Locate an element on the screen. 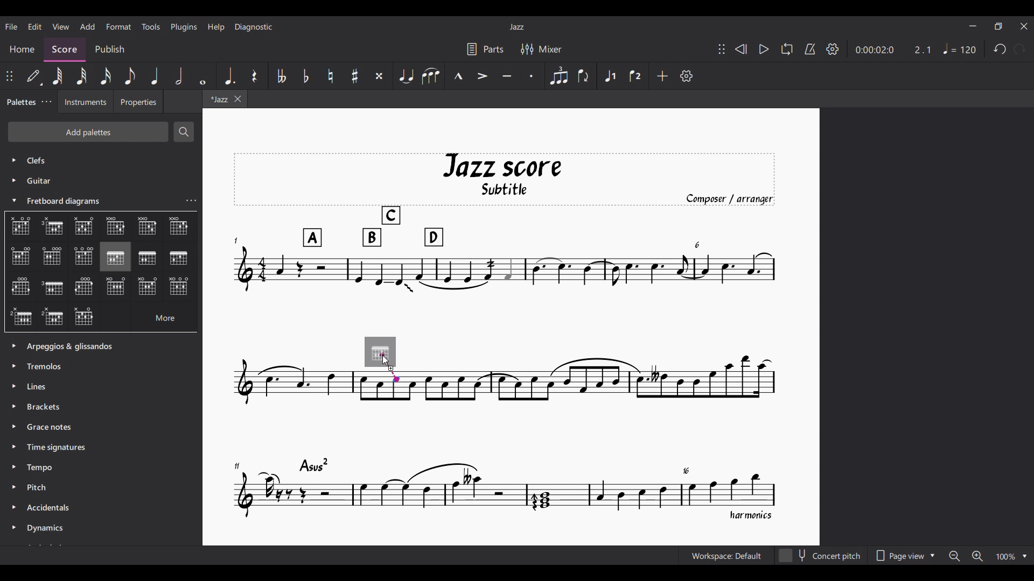 The image size is (1034, 581). Toggle natural is located at coordinates (331, 76).